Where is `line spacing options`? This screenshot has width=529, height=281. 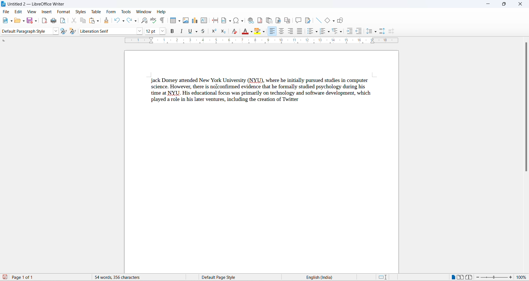
line spacing options is located at coordinates (377, 32).